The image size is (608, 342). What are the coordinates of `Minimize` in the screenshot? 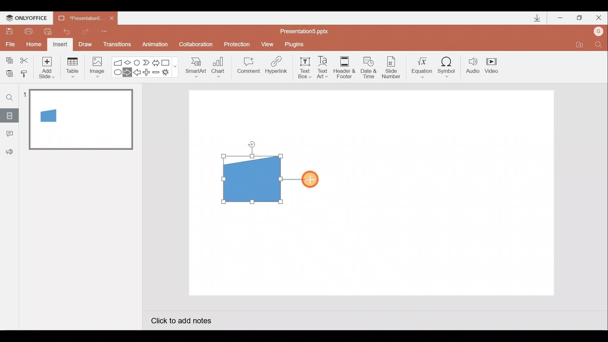 It's located at (561, 18).